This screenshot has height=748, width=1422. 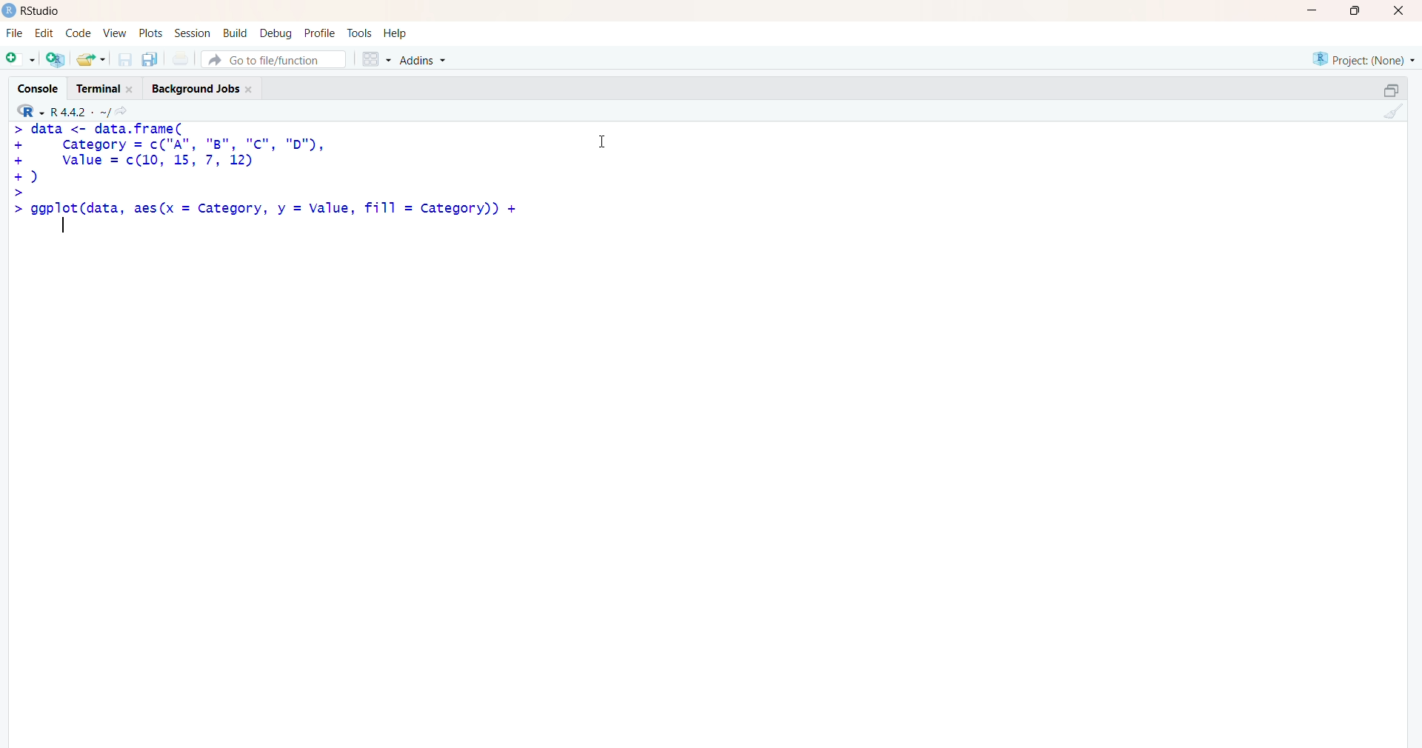 I want to click on debug, so click(x=276, y=33).